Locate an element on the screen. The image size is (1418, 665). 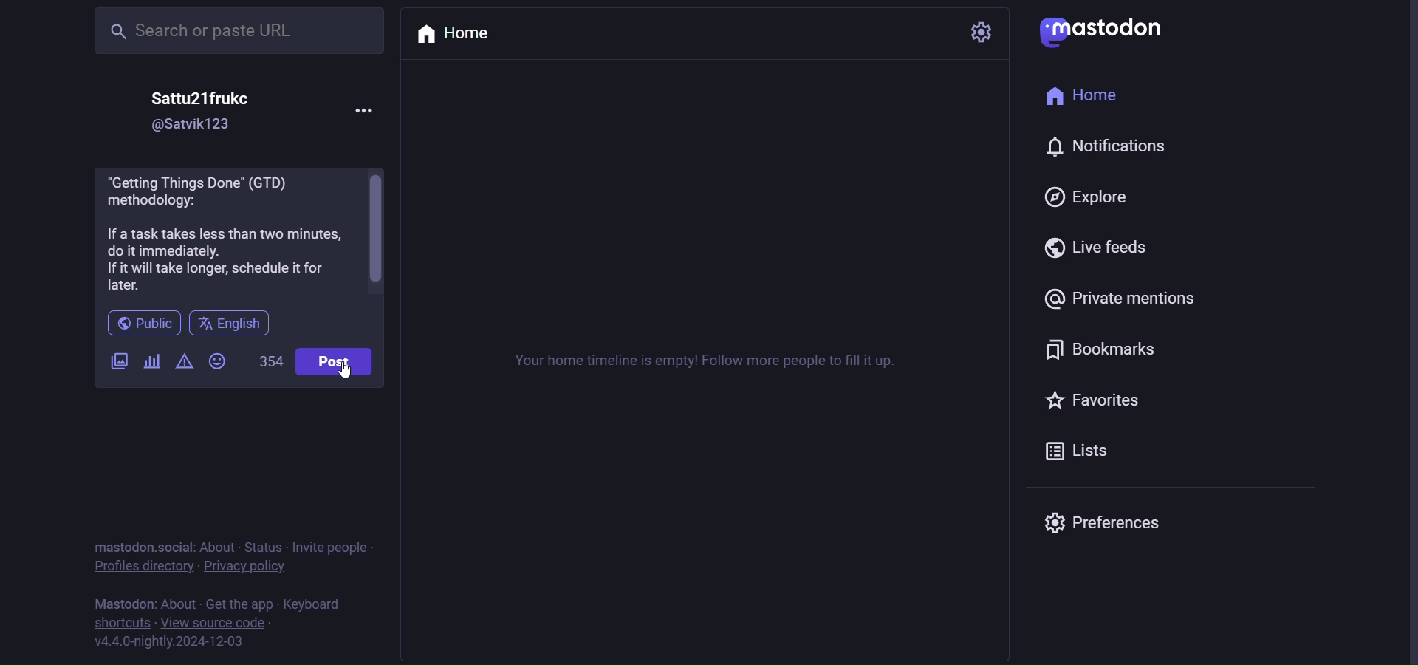
public is located at coordinates (143, 324).